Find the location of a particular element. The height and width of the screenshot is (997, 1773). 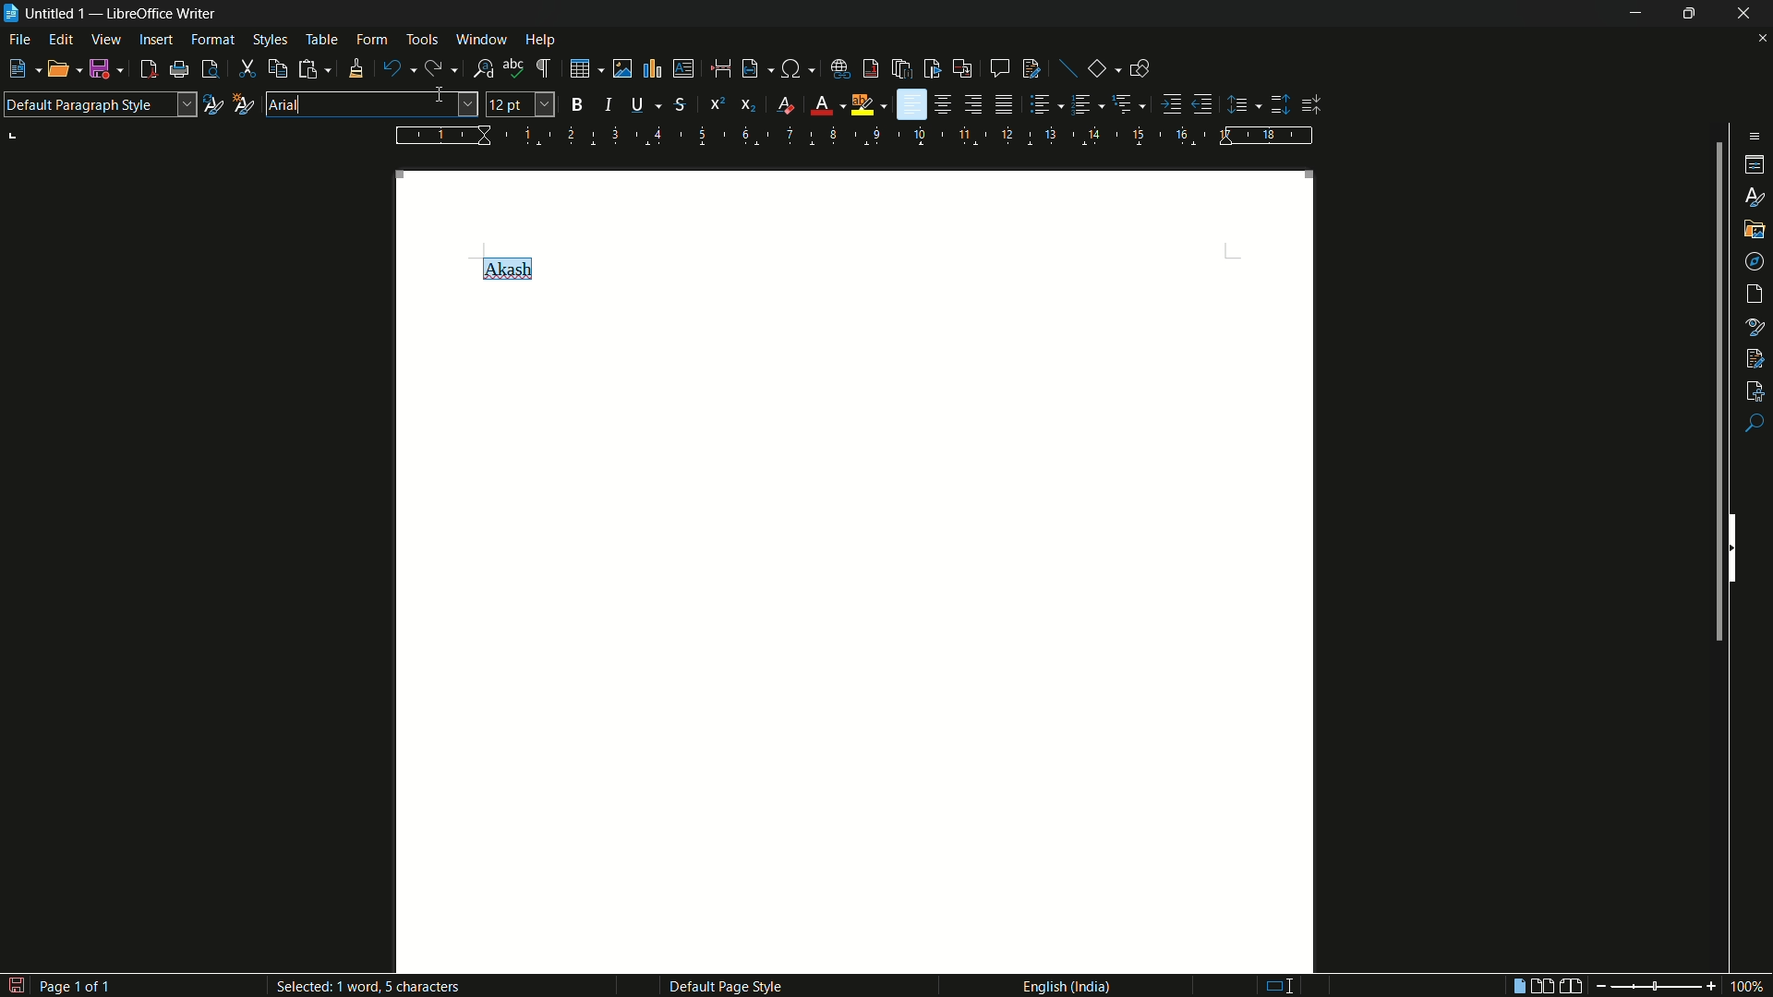

font color is located at coordinates (821, 106).